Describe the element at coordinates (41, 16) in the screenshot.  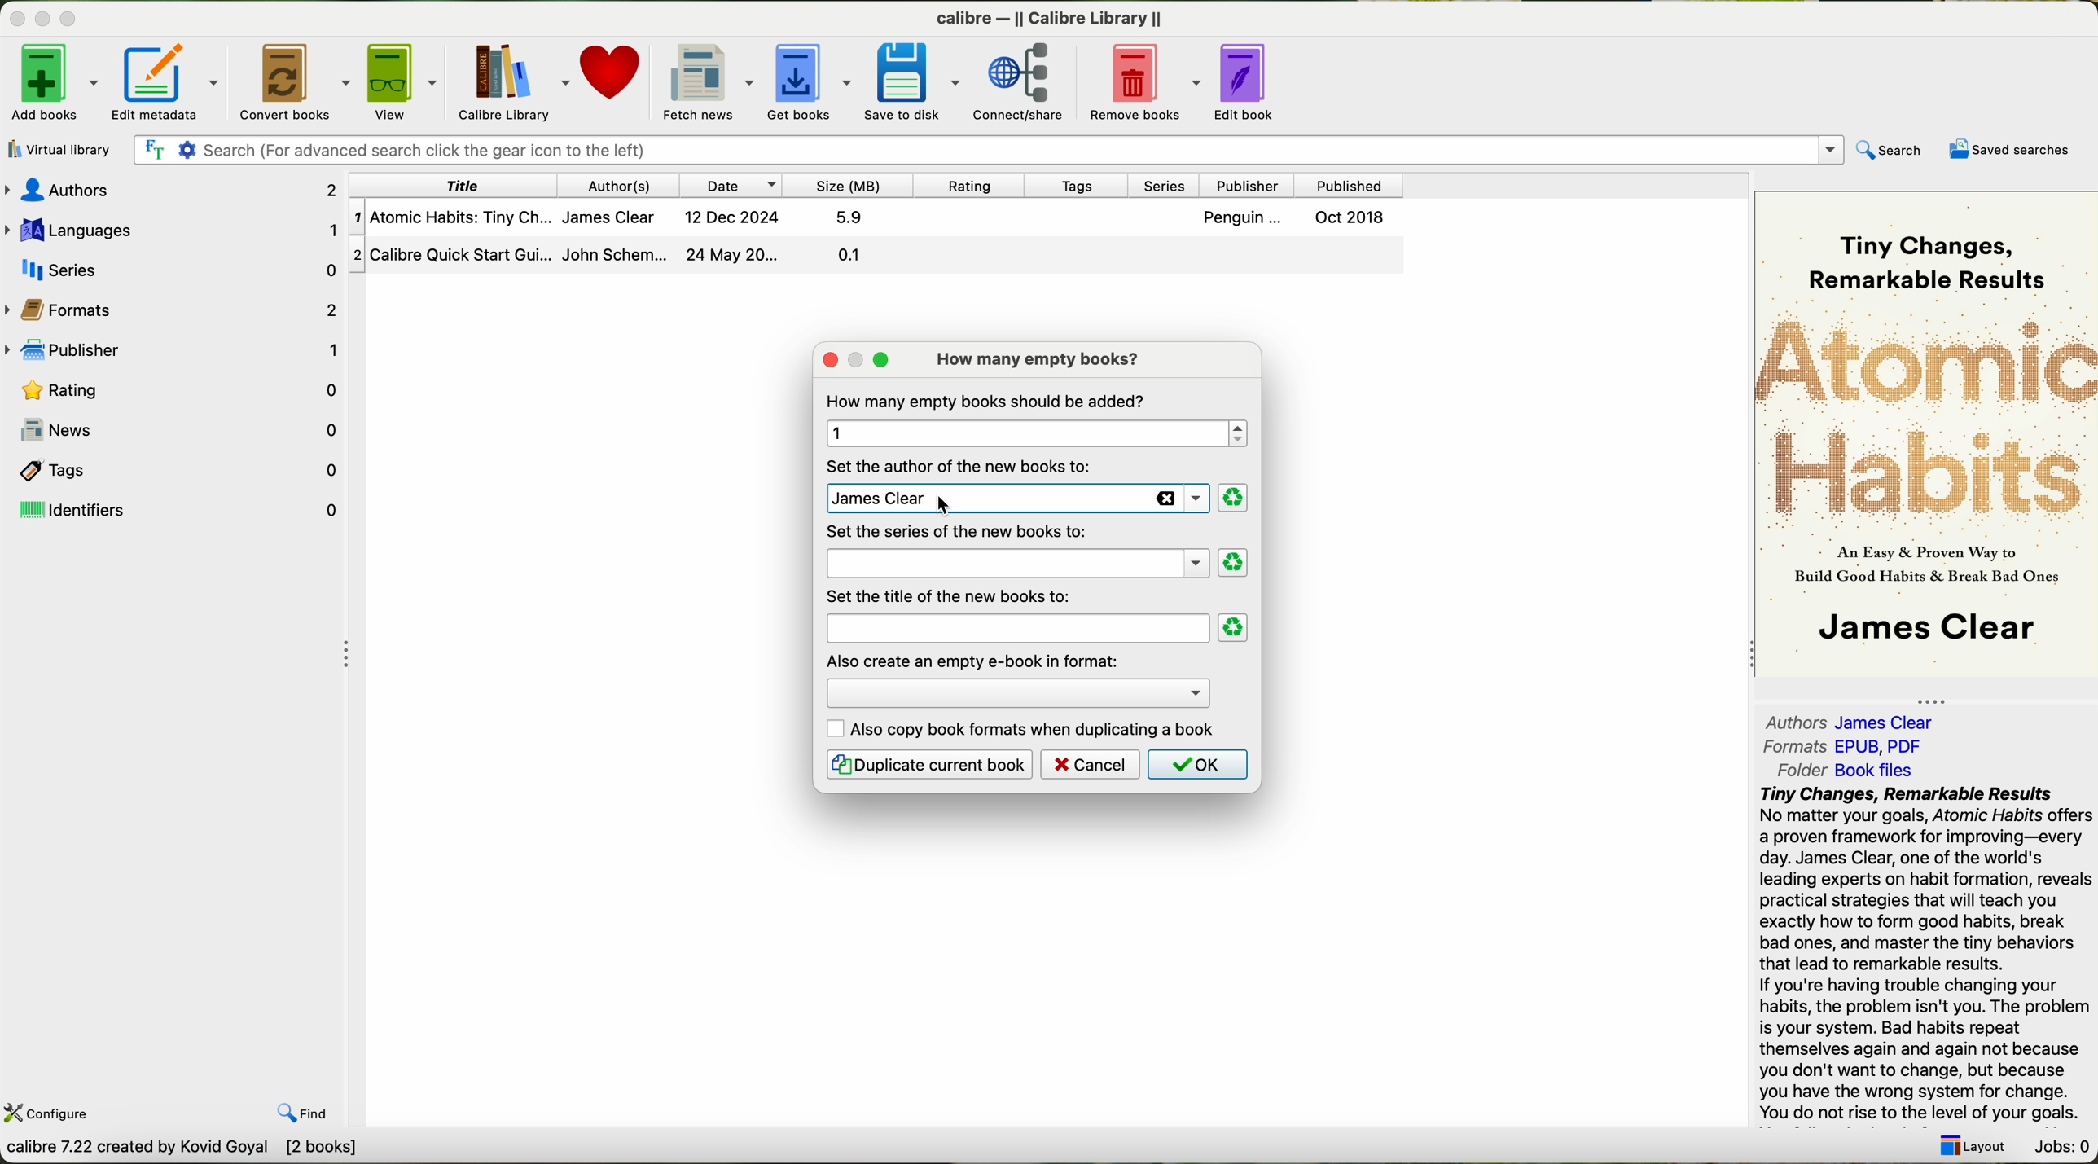
I see `minimize program` at that location.